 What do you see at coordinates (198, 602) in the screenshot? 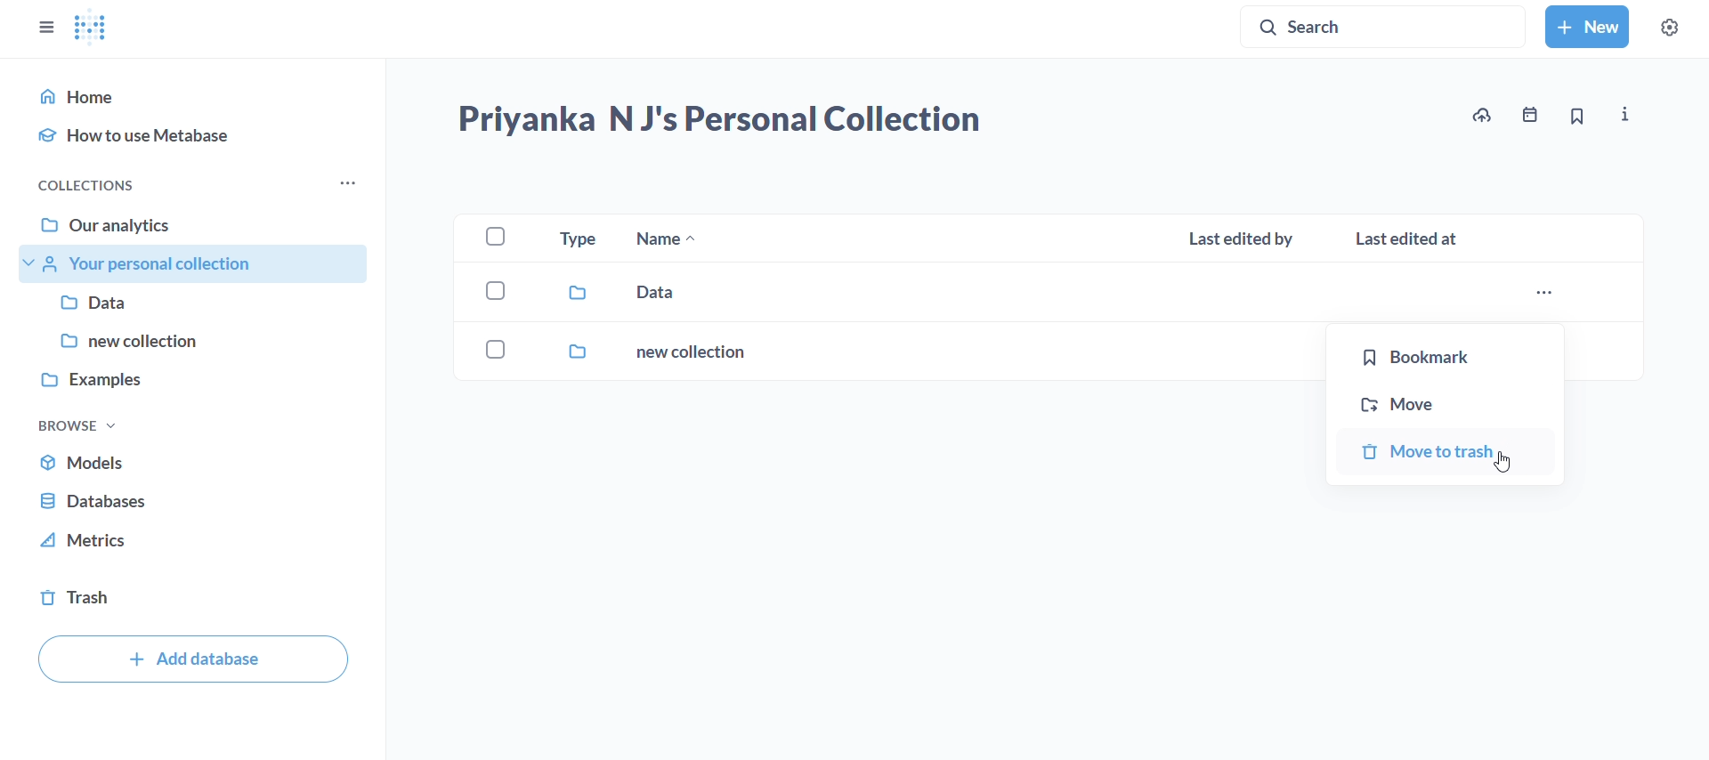
I see `trash` at bounding box center [198, 602].